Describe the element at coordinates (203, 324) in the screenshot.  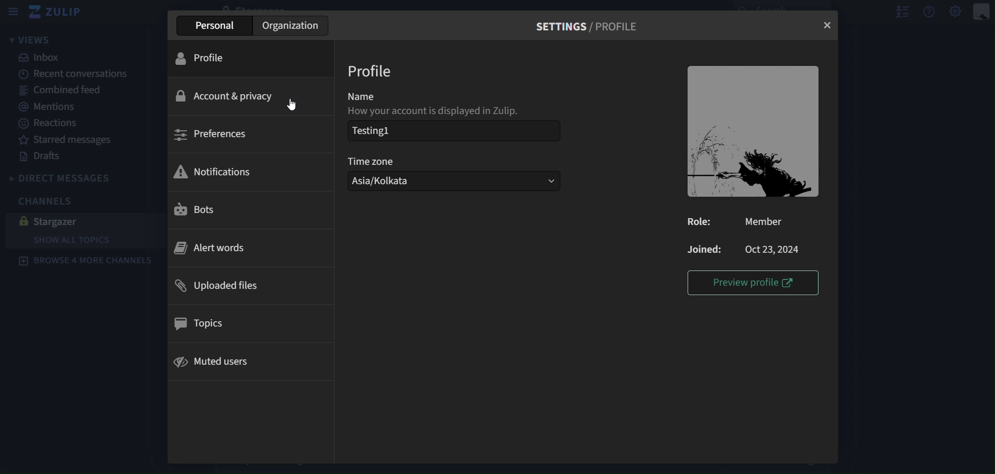
I see `topics` at that location.